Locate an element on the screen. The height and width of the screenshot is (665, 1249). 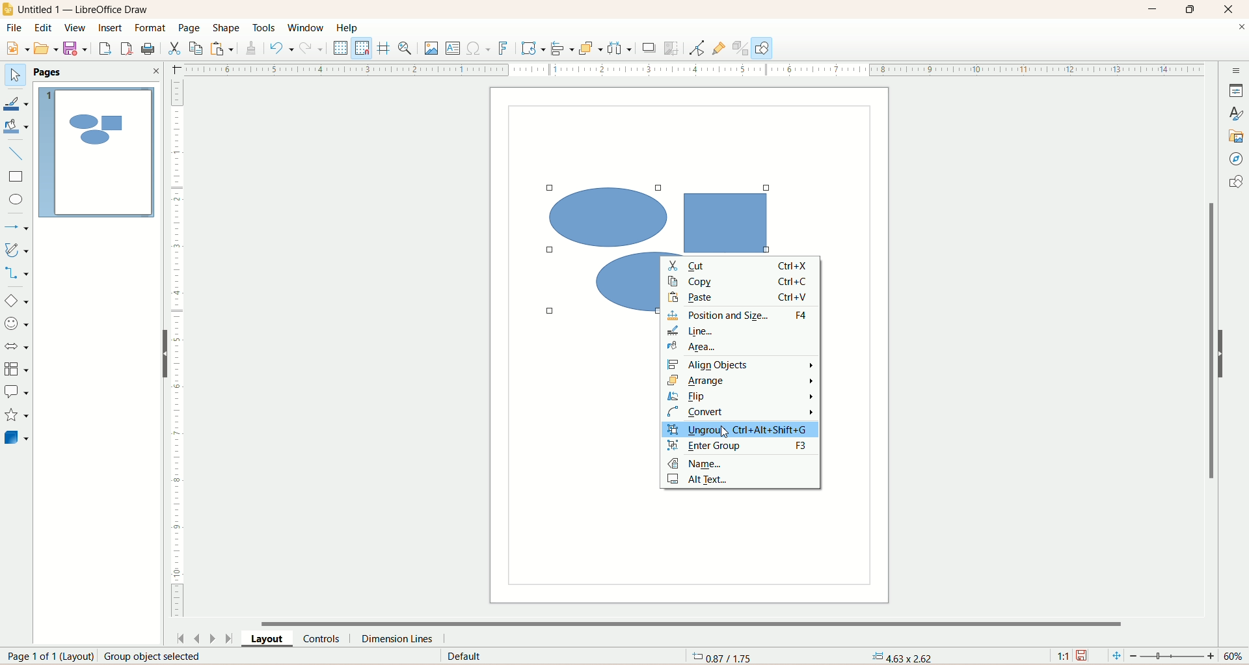
anchor point is located at coordinates (899, 657).